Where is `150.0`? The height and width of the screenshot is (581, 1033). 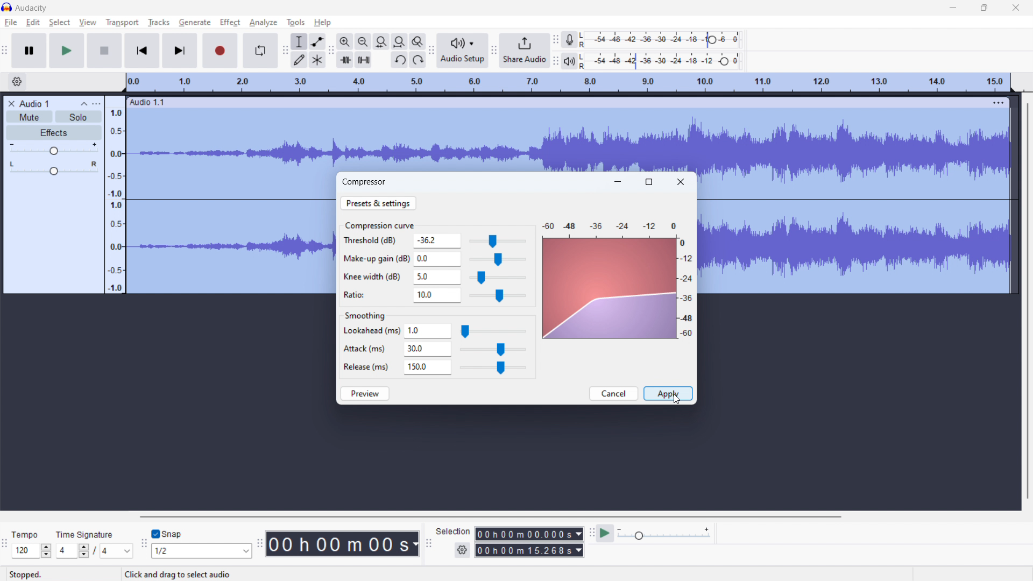
150.0 is located at coordinates (428, 367).